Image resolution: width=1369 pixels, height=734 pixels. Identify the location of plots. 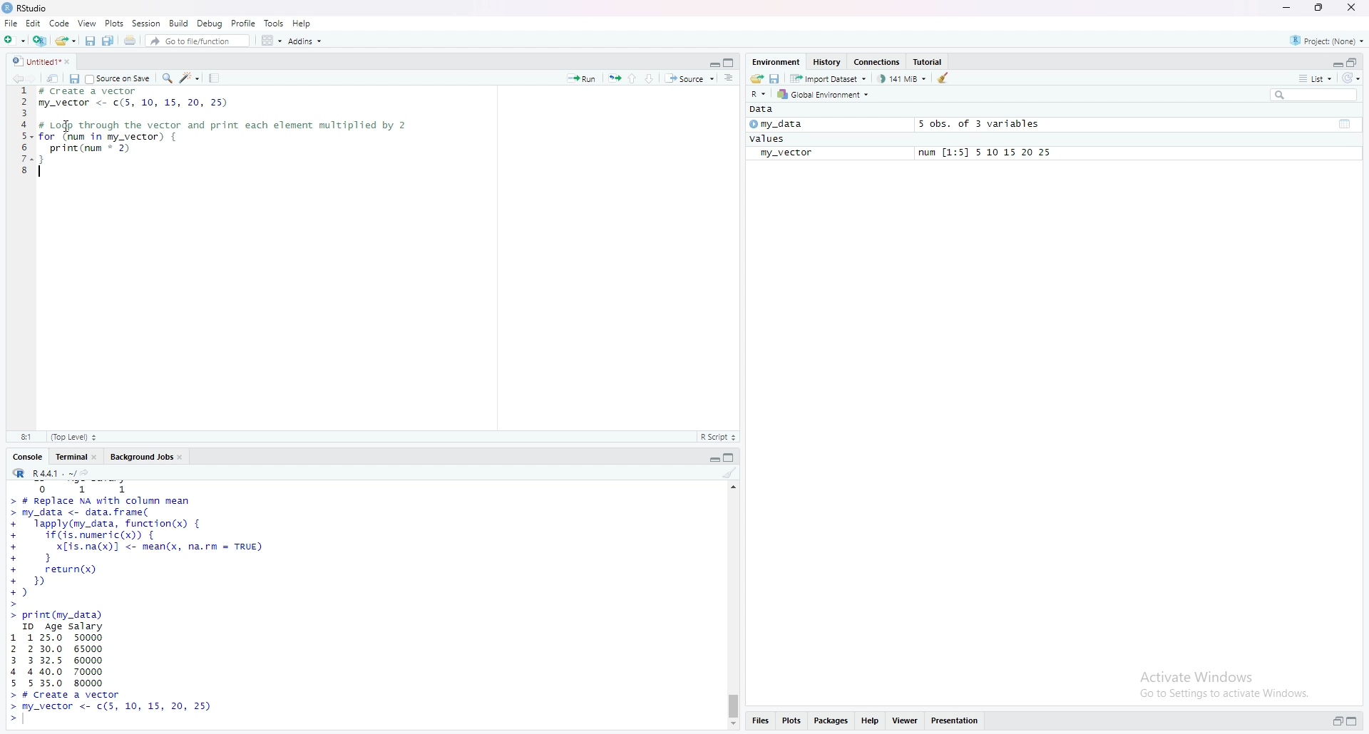
(793, 720).